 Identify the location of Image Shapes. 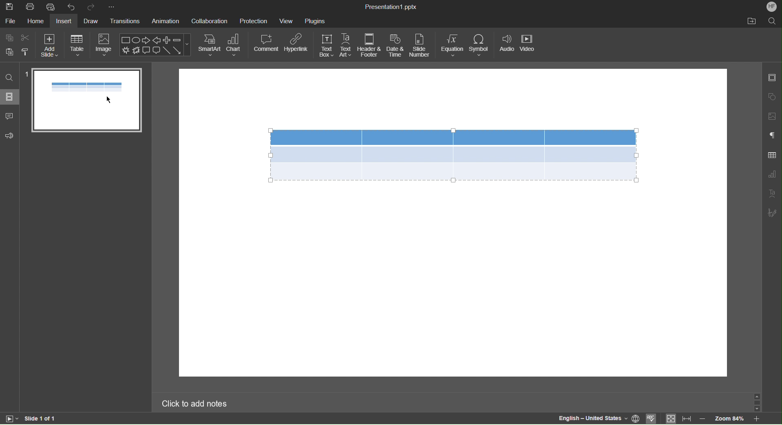
(156, 45).